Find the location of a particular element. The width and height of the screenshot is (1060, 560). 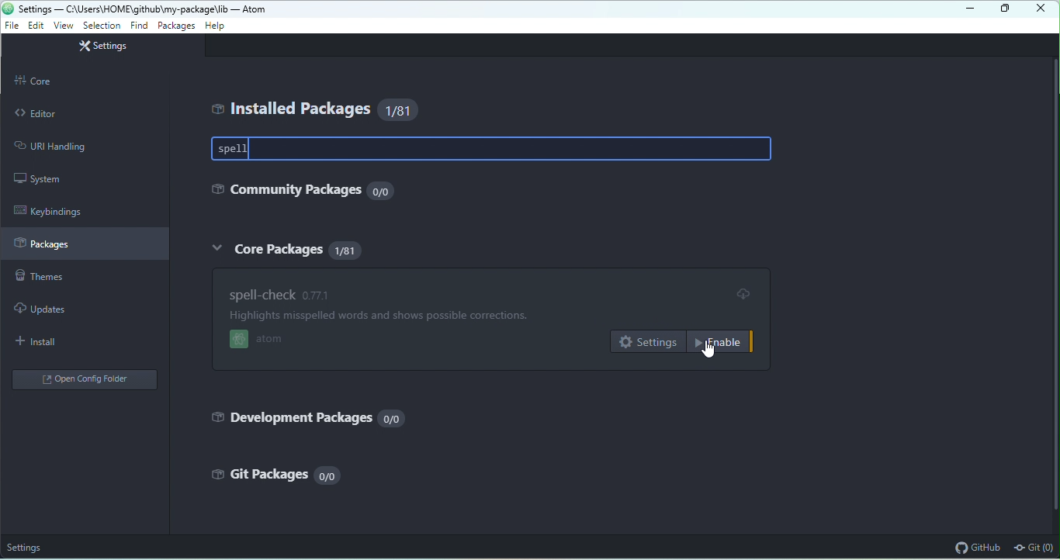

core packages is located at coordinates (265, 248).